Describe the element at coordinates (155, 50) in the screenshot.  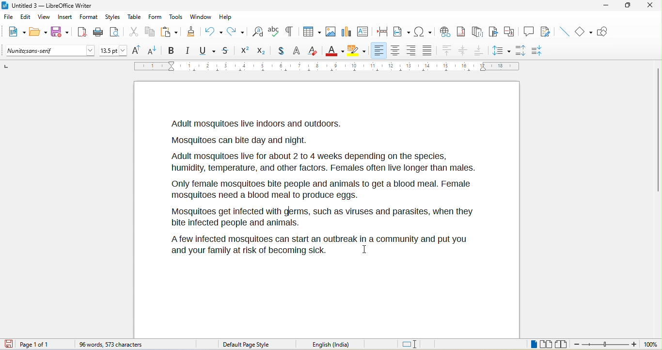
I see `decrease size` at that location.